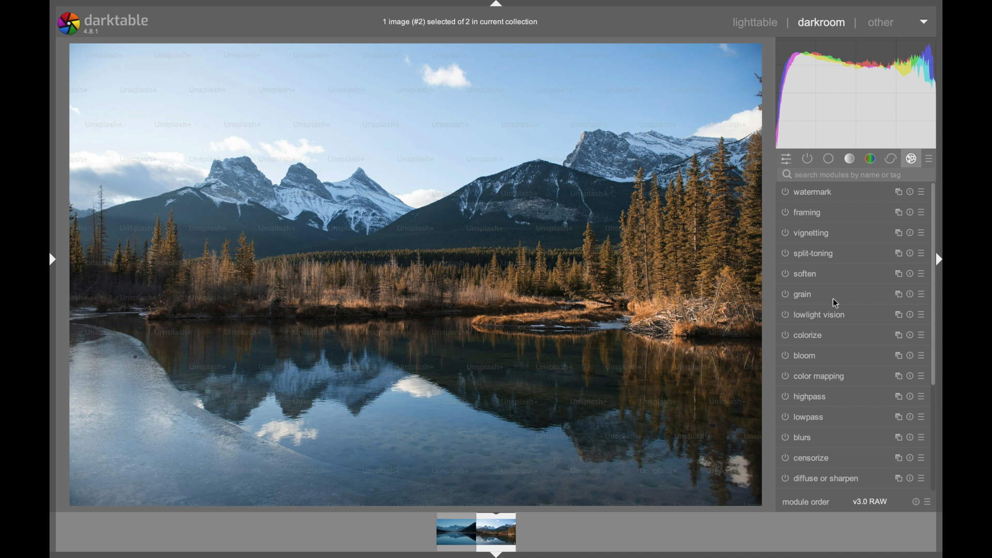 This screenshot has height=558, width=992. What do you see at coordinates (910, 416) in the screenshot?
I see `reset parameters` at bounding box center [910, 416].